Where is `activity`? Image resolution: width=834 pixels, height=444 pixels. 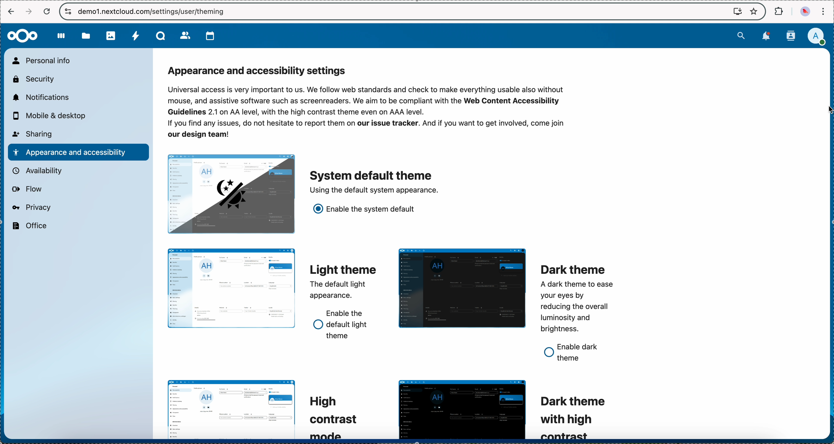 activity is located at coordinates (134, 37).